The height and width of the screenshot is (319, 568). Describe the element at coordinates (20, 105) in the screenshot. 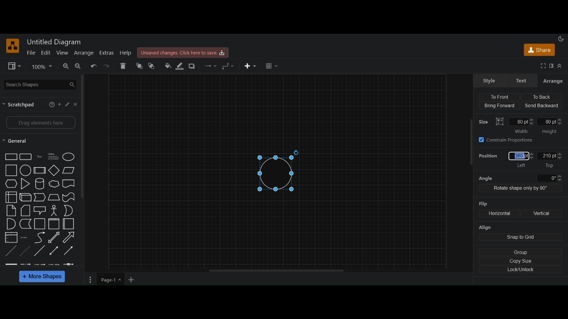

I see `scratchpad` at that location.